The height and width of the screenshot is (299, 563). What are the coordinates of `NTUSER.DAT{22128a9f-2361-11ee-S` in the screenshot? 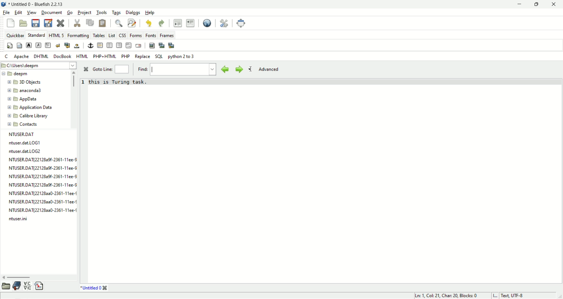 It's located at (40, 160).